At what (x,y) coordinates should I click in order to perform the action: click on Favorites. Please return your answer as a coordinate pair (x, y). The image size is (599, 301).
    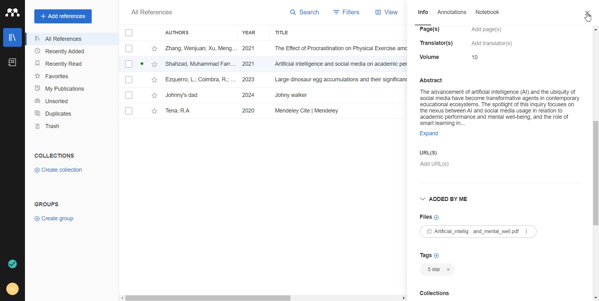
    Looking at the image, I should click on (70, 75).